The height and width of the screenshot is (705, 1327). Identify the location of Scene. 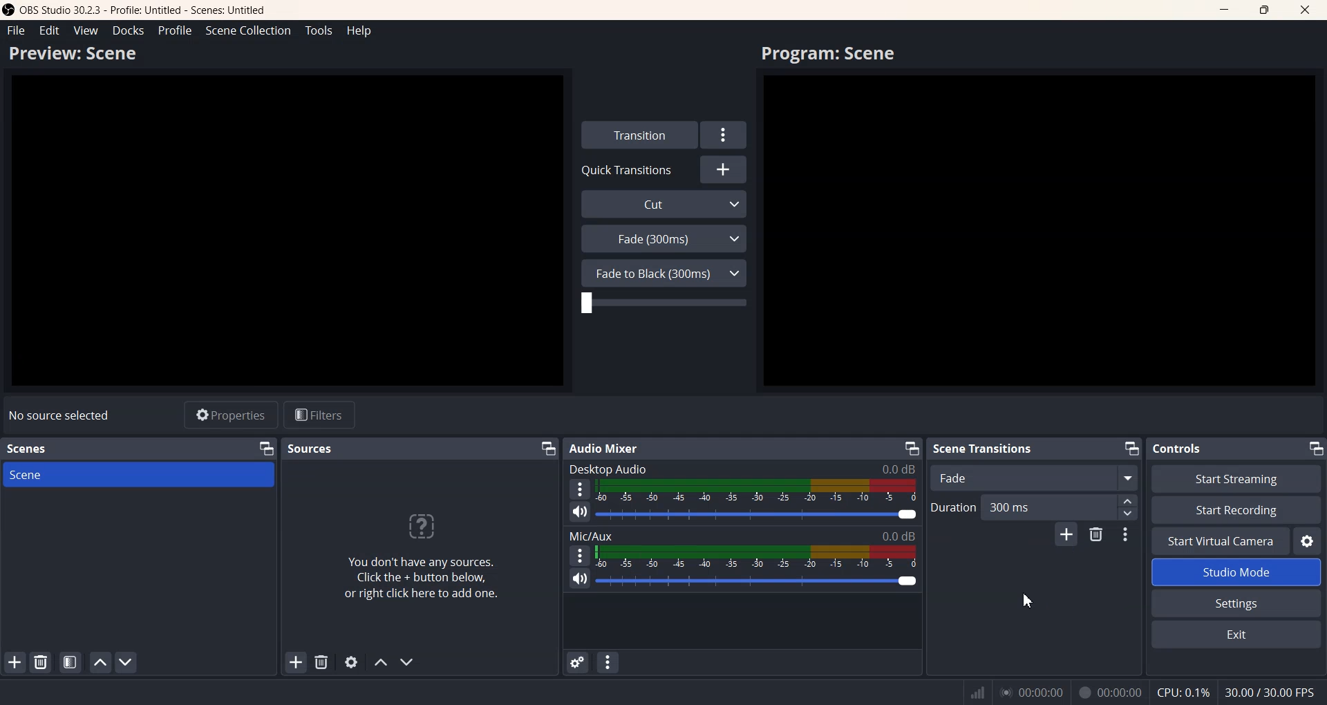
(138, 475).